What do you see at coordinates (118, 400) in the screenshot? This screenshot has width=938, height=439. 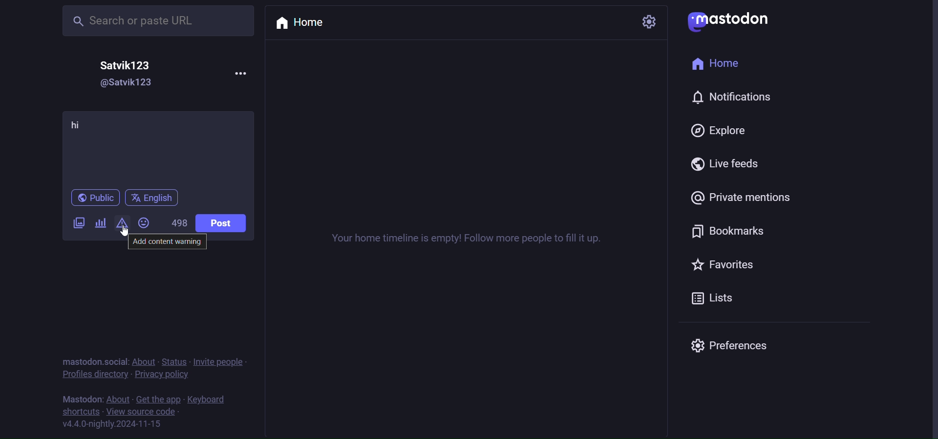 I see `about` at bounding box center [118, 400].